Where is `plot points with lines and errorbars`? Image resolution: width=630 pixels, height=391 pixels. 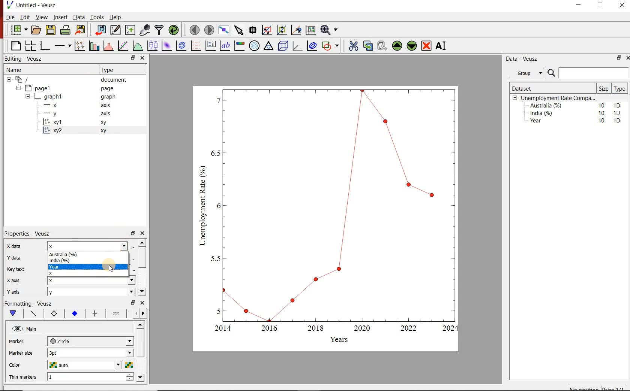 plot points with lines and errorbars is located at coordinates (79, 45).